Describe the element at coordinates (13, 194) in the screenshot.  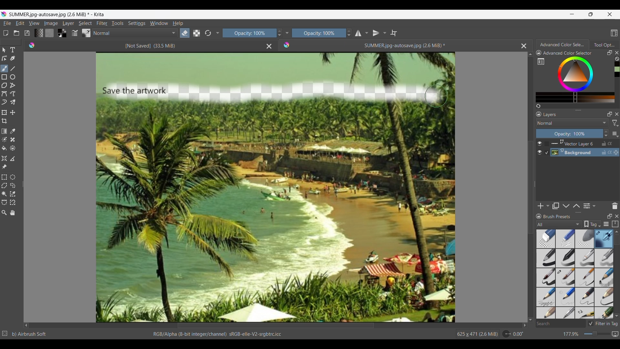
I see `Similar color selection tool` at that location.